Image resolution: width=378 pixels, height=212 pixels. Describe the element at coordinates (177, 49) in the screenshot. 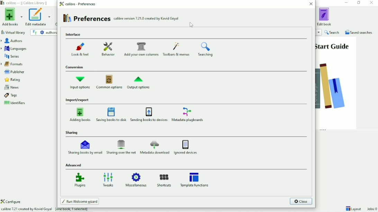

I see `Toolbars & menus` at that location.